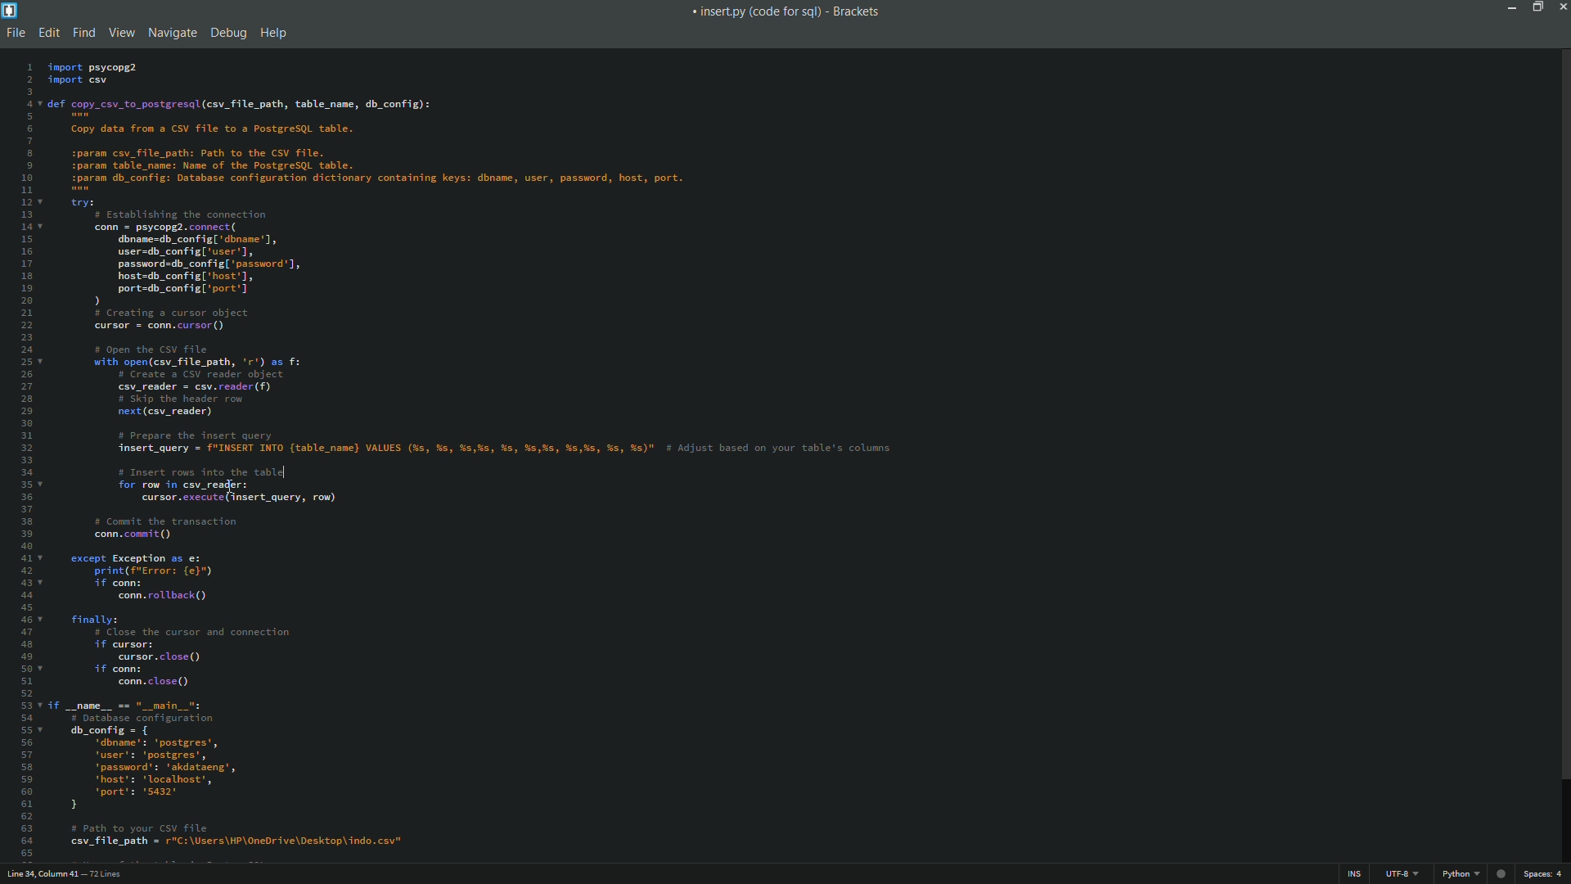  I want to click on help menu, so click(274, 34).